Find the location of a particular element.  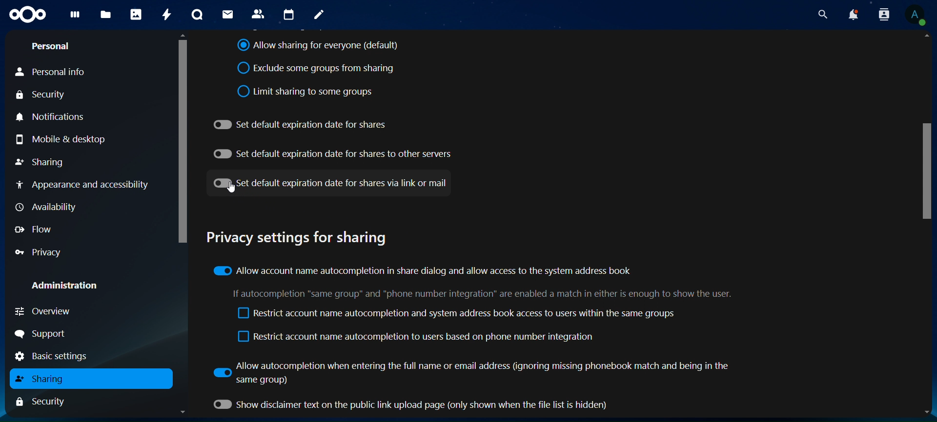

set default expiration date for shares via link or mail is located at coordinates (332, 181).